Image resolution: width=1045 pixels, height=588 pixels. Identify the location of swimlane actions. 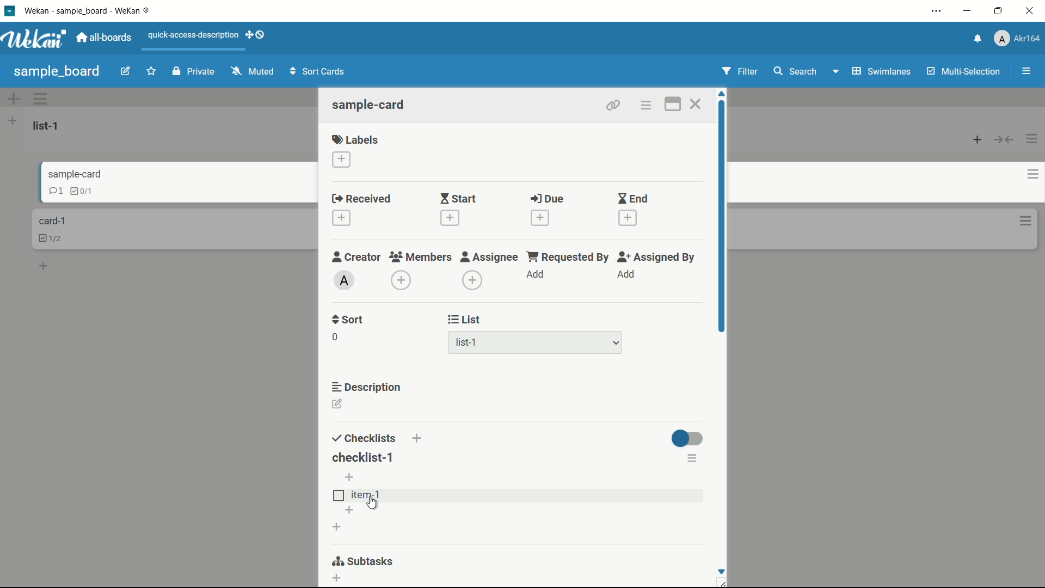
(41, 98).